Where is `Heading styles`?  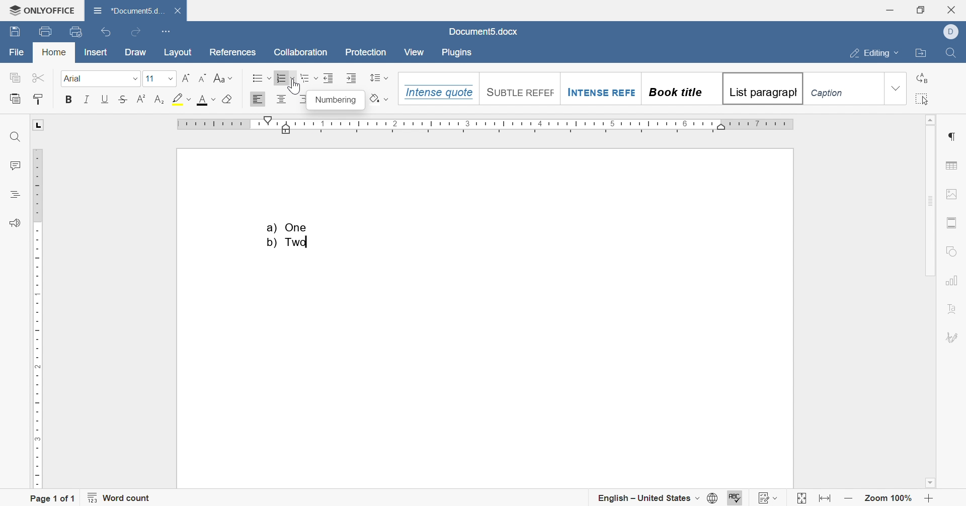
Heading styles is located at coordinates (642, 89).